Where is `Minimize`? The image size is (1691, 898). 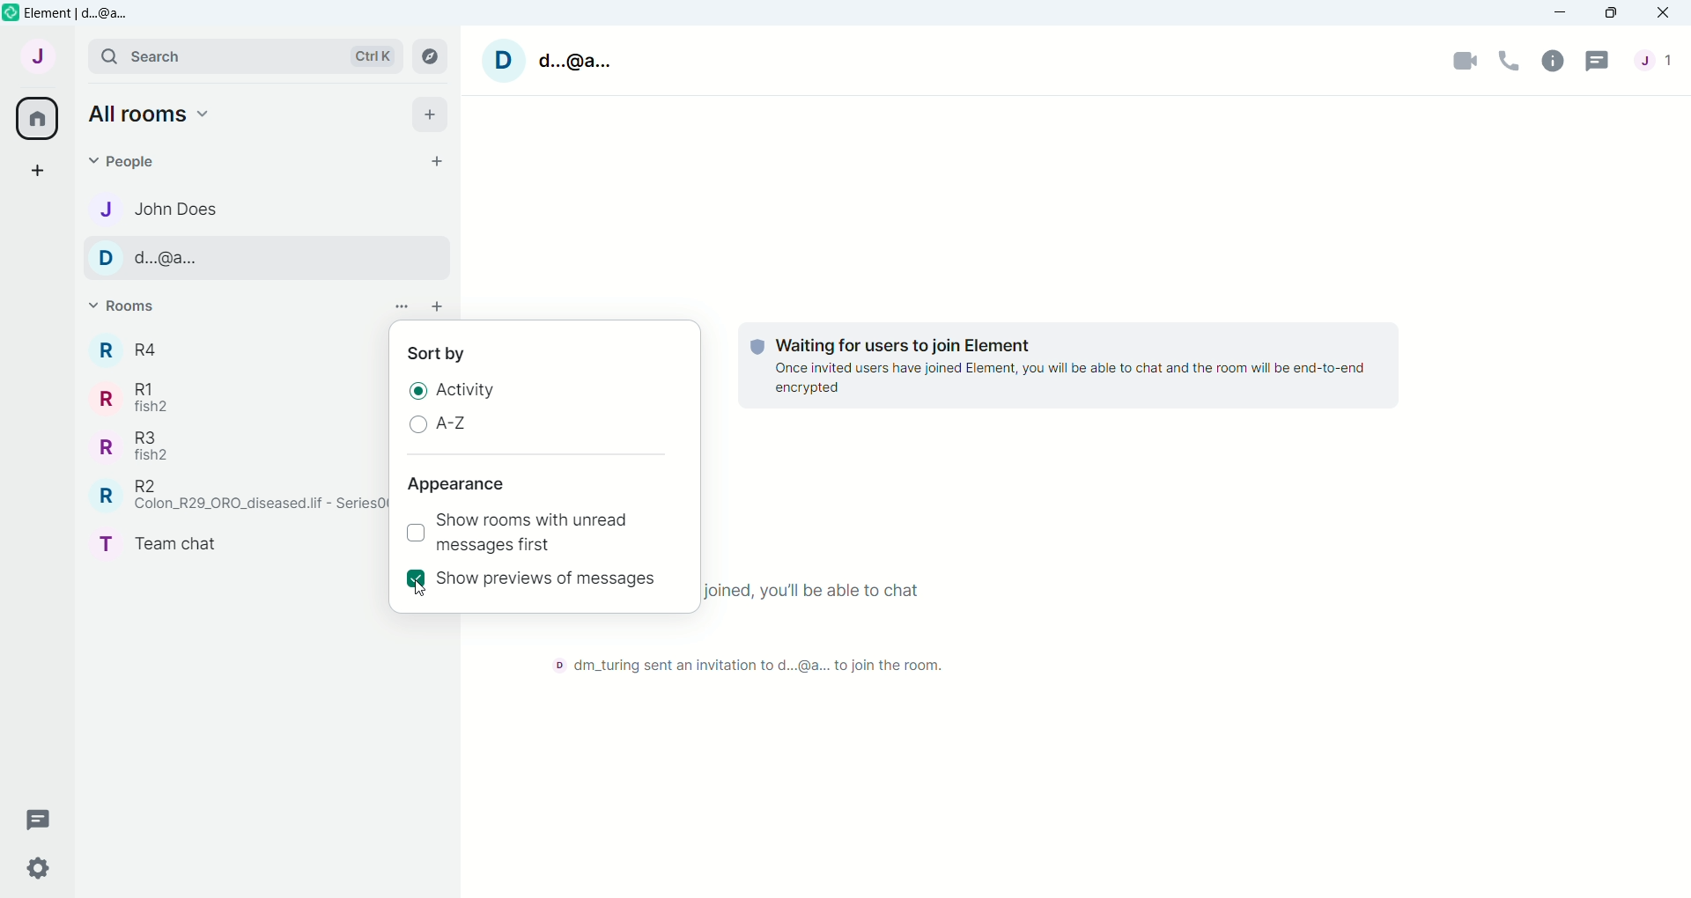
Minimize is located at coordinates (1560, 12).